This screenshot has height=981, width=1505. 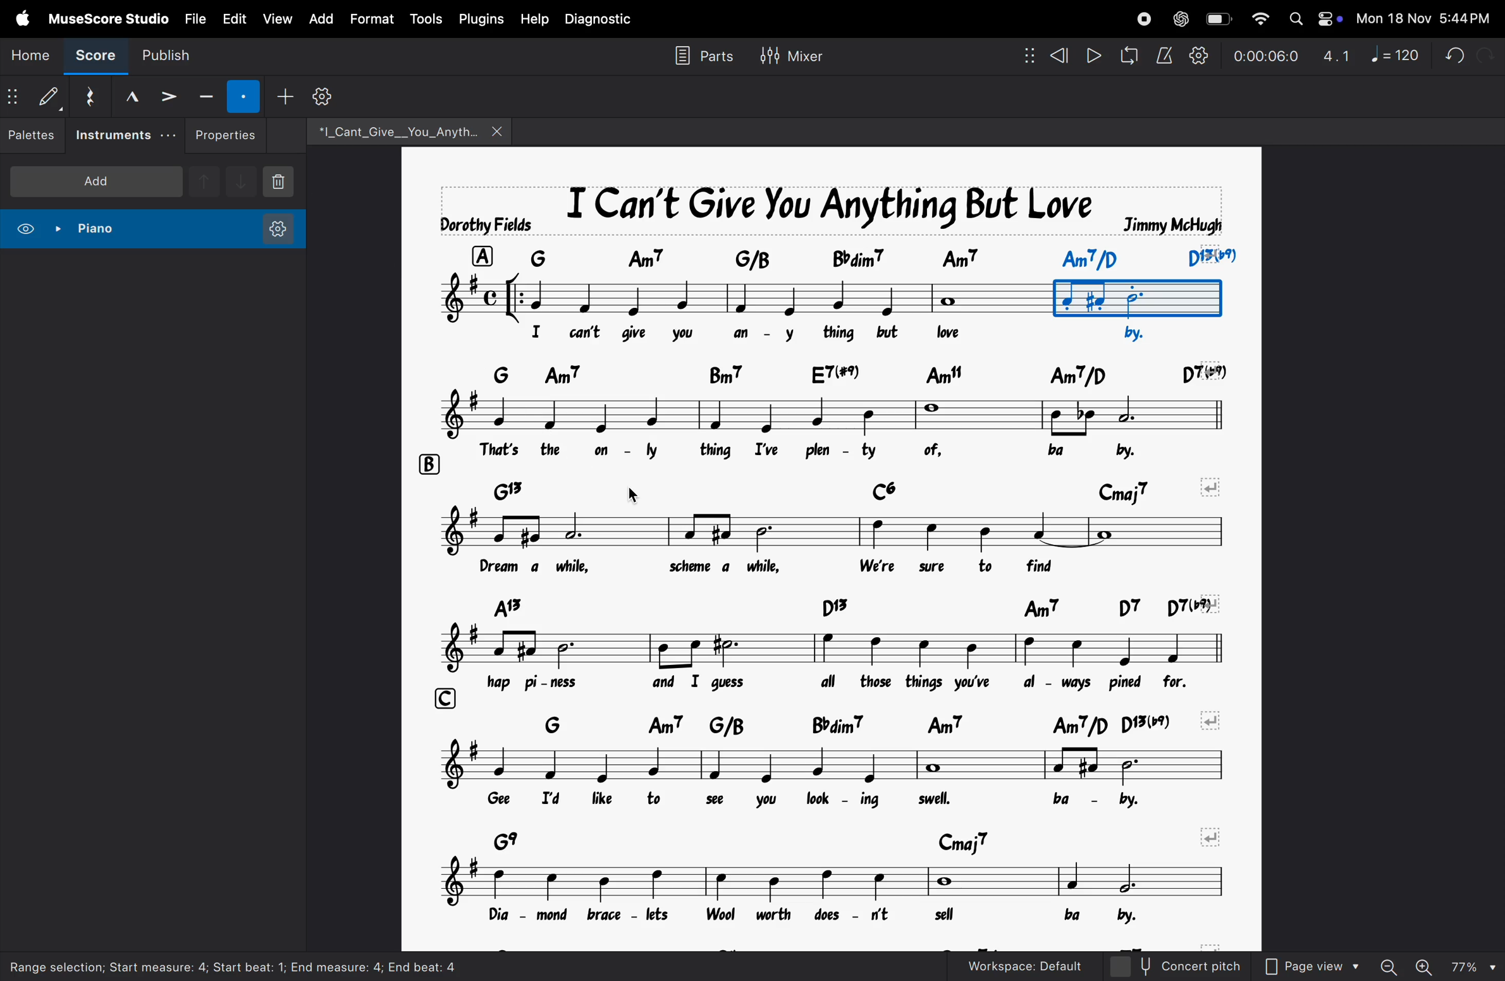 I want to click on chord symbol, so click(x=881, y=369).